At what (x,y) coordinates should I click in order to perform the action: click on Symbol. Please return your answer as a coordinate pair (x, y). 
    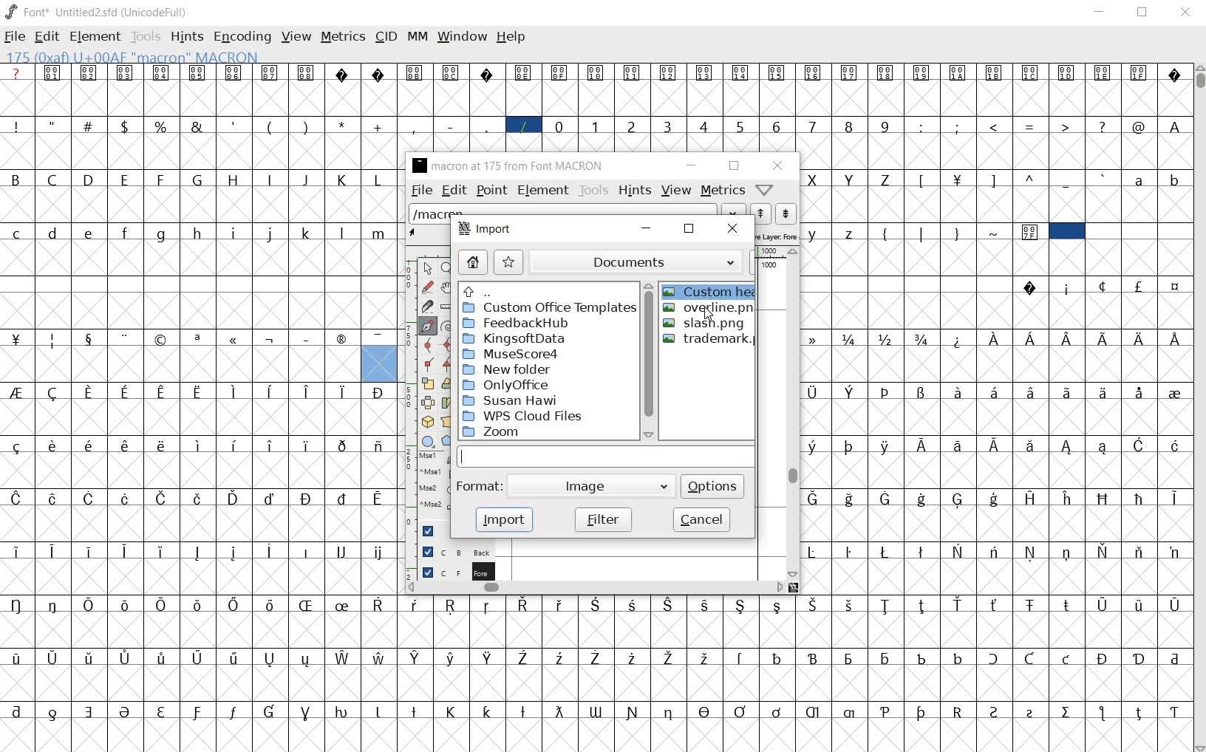
    Looking at the image, I should click on (341, 337).